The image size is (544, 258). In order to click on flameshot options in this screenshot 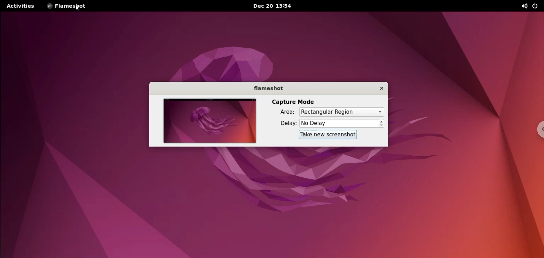, I will do `click(71, 6)`.